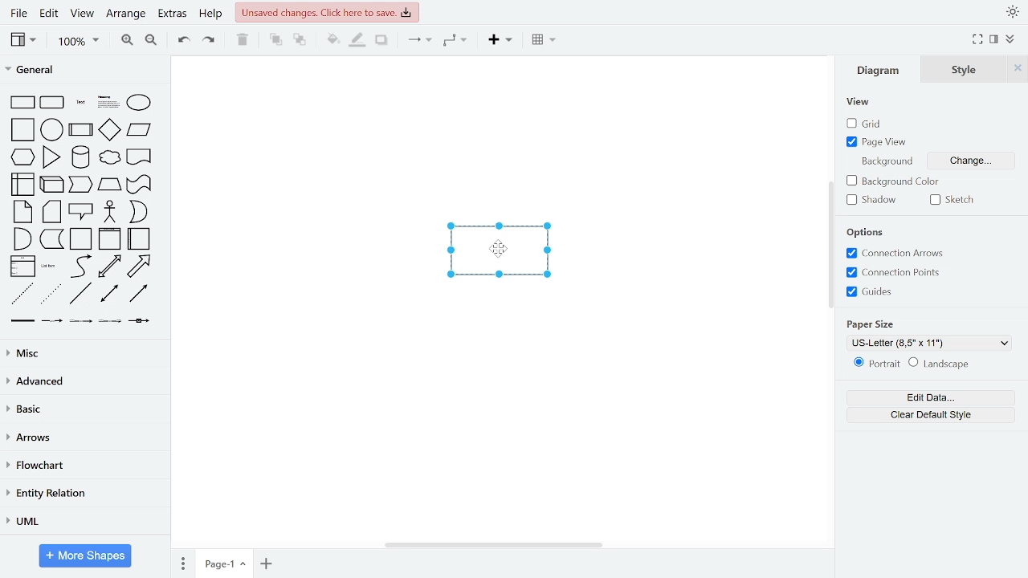 Image resolution: width=1028 pixels, height=578 pixels. What do you see at coordinates (210, 14) in the screenshot?
I see `help` at bounding box center [210, 14].